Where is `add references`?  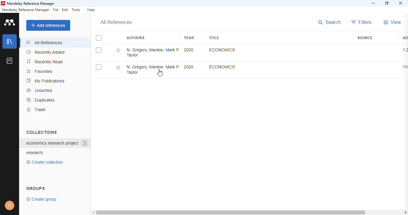 add references is located at coordinates (48, 25).